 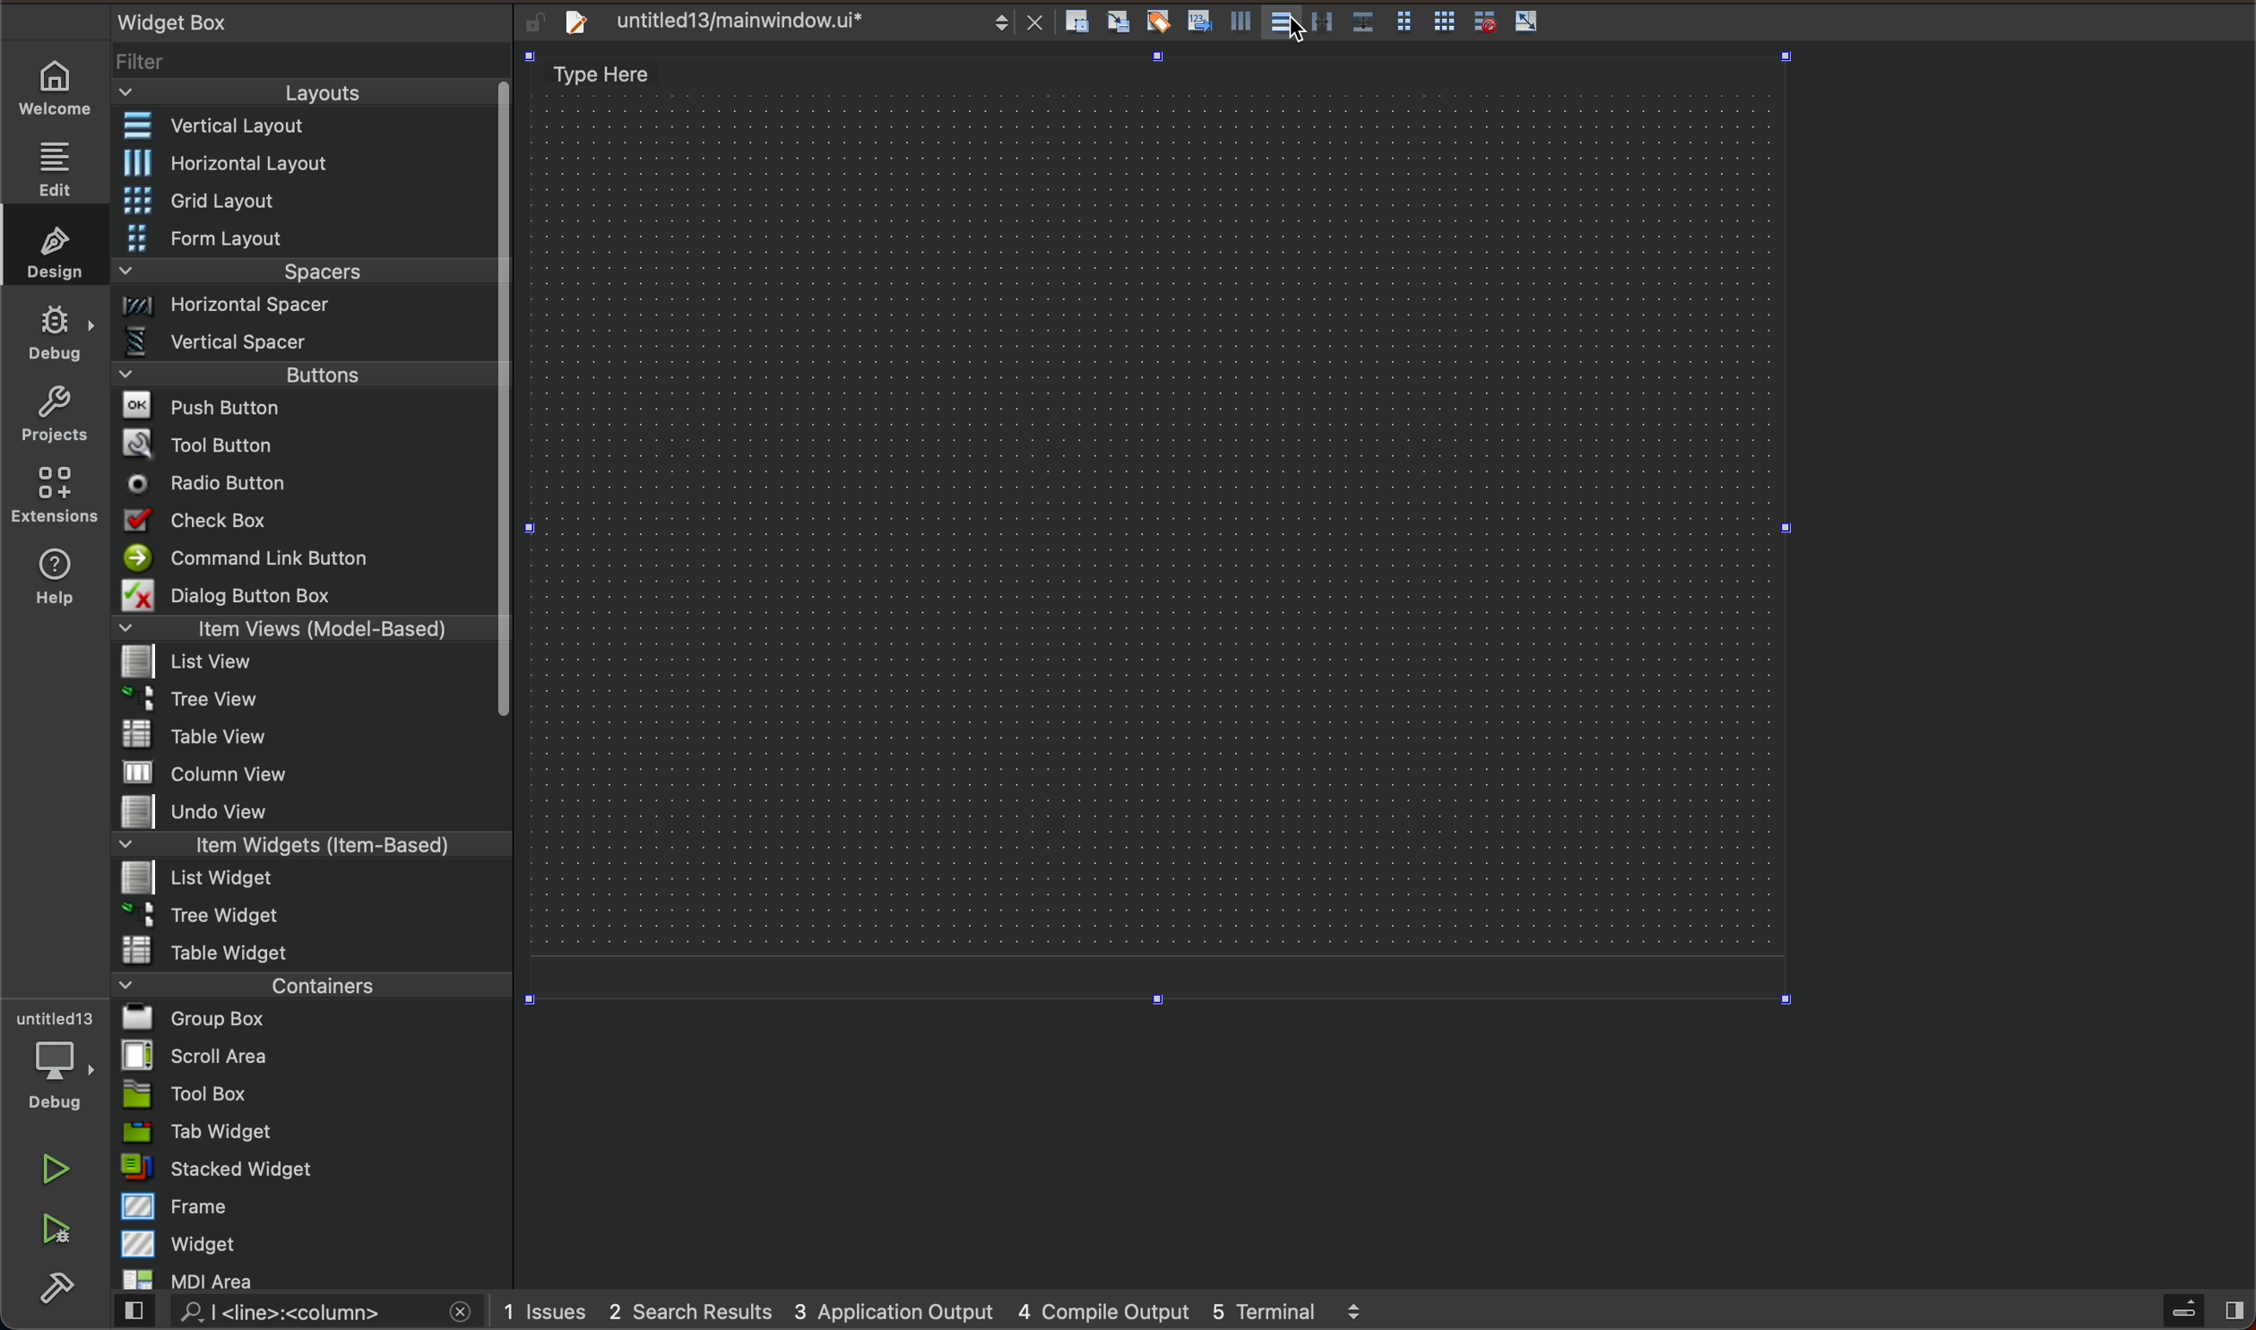 What do you see at coordinates (307, 1132) in the screenshot?
I see `tab widget` at bounding box center [307, 1132].